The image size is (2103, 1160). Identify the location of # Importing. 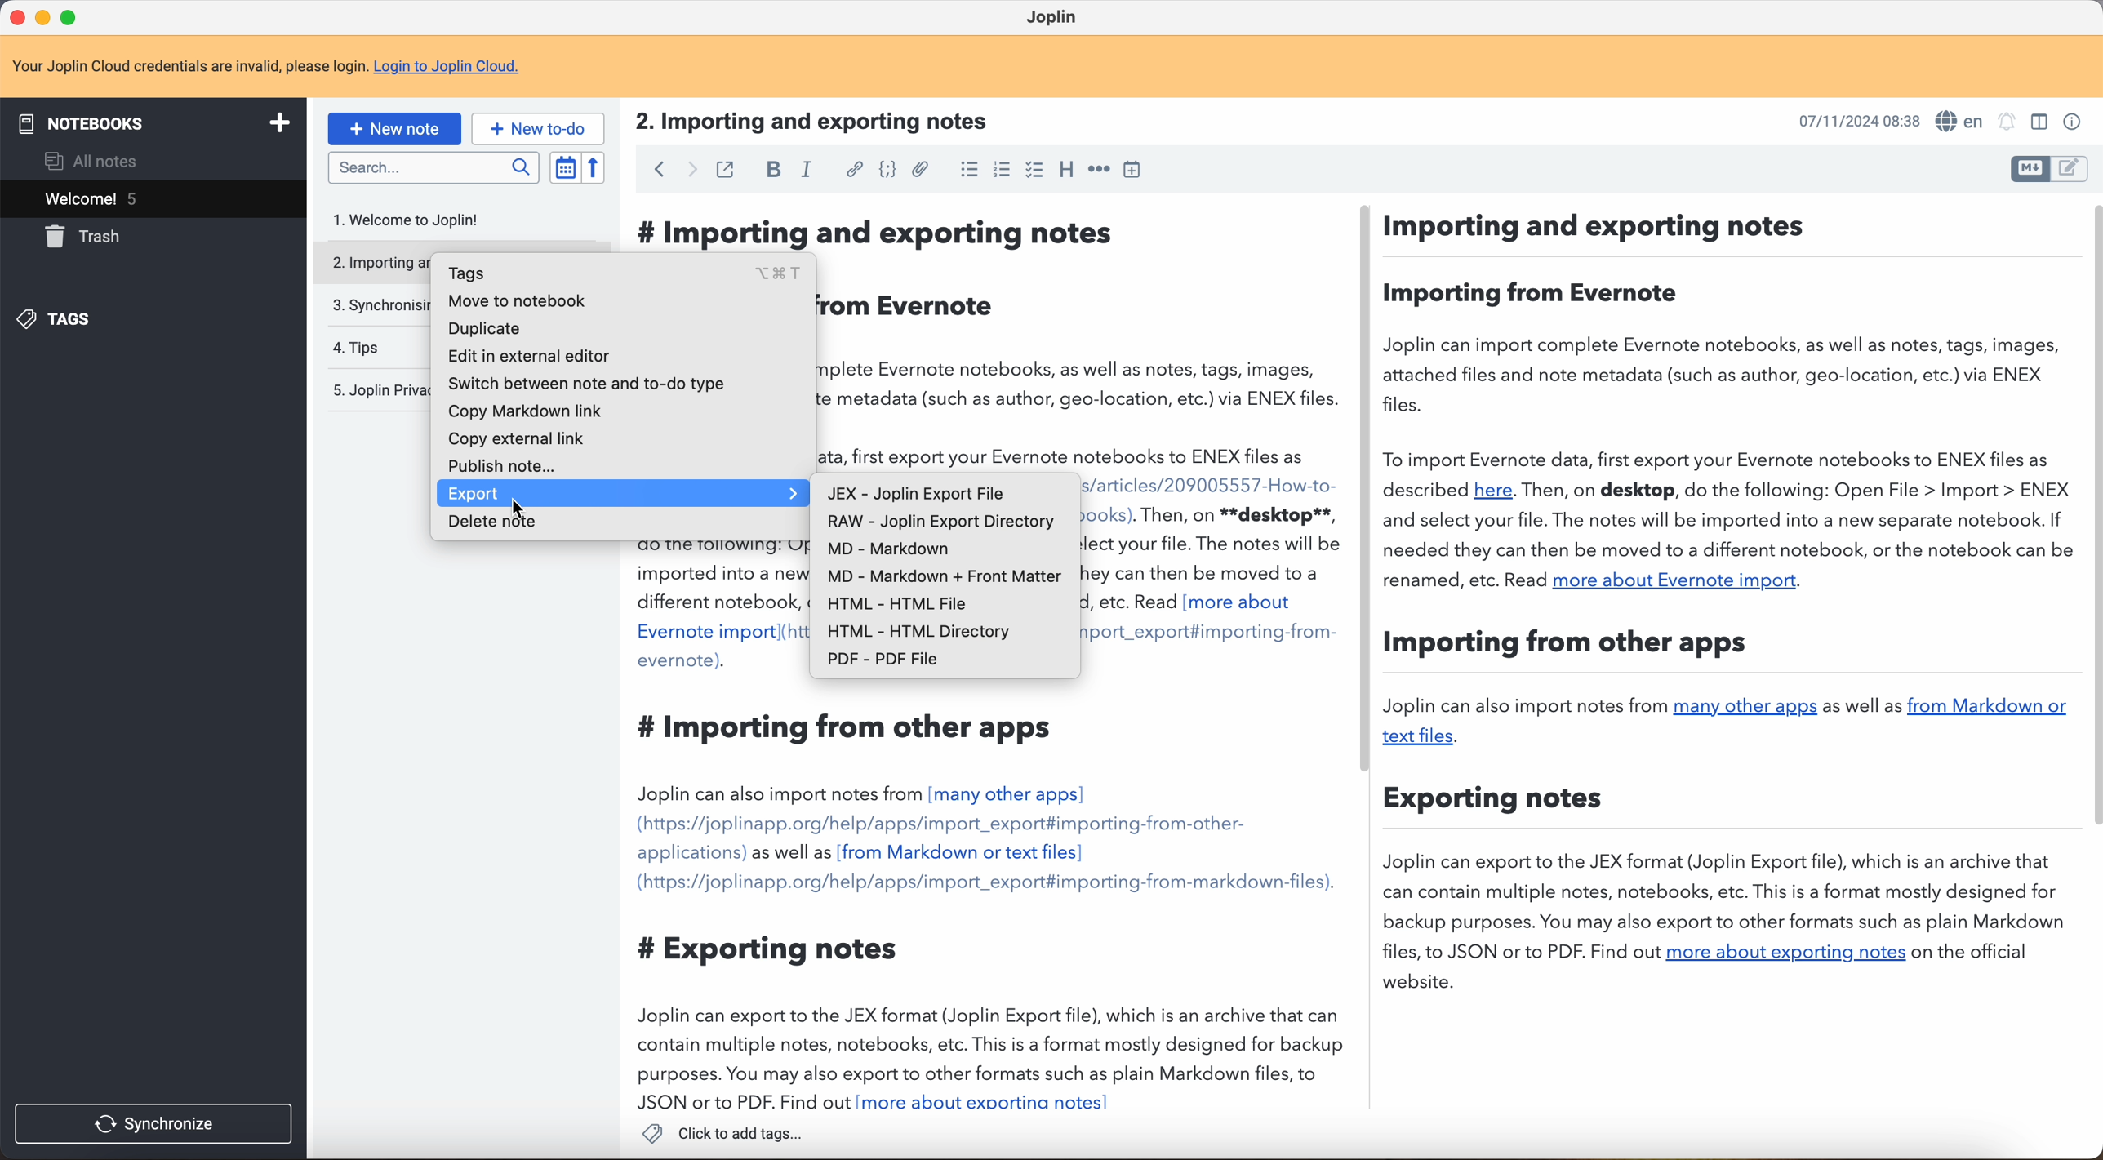
(718, 234).